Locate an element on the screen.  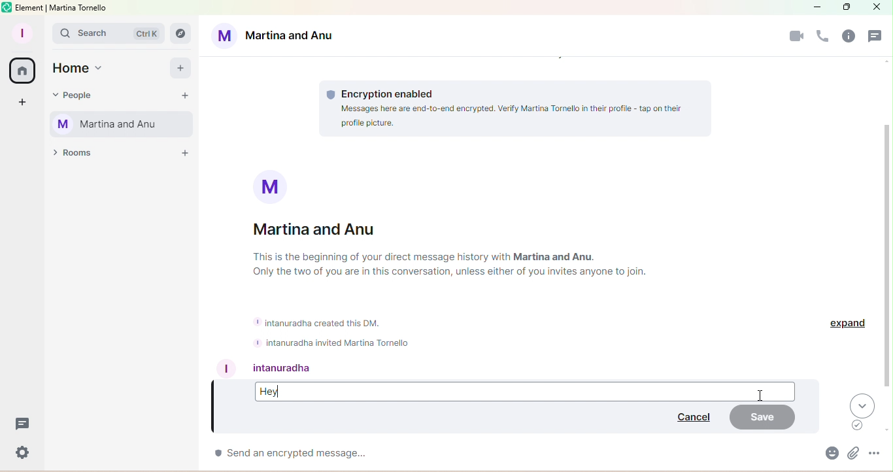
Grammarly is located at coordinates (858, 426).